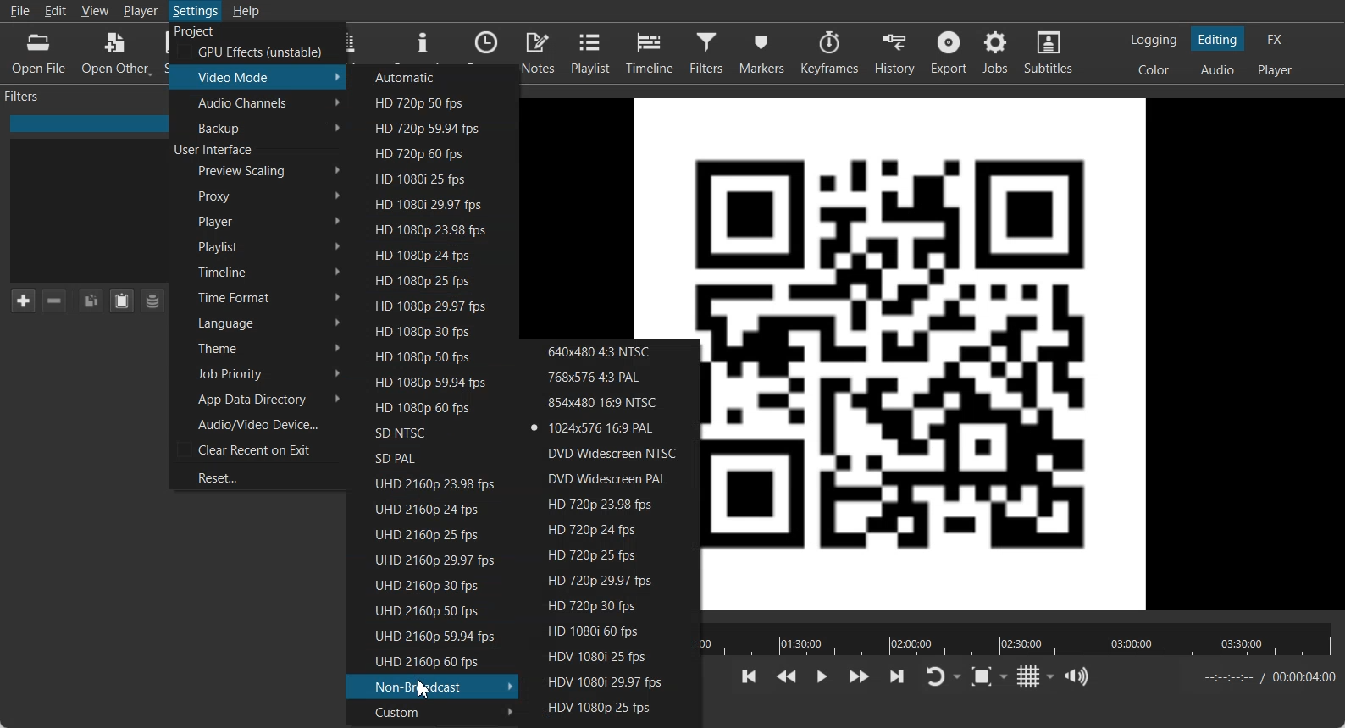  What do you see at coordinates (591, 52) in the screenshot?
I see `Playlist` at bounding box center [591, 52].